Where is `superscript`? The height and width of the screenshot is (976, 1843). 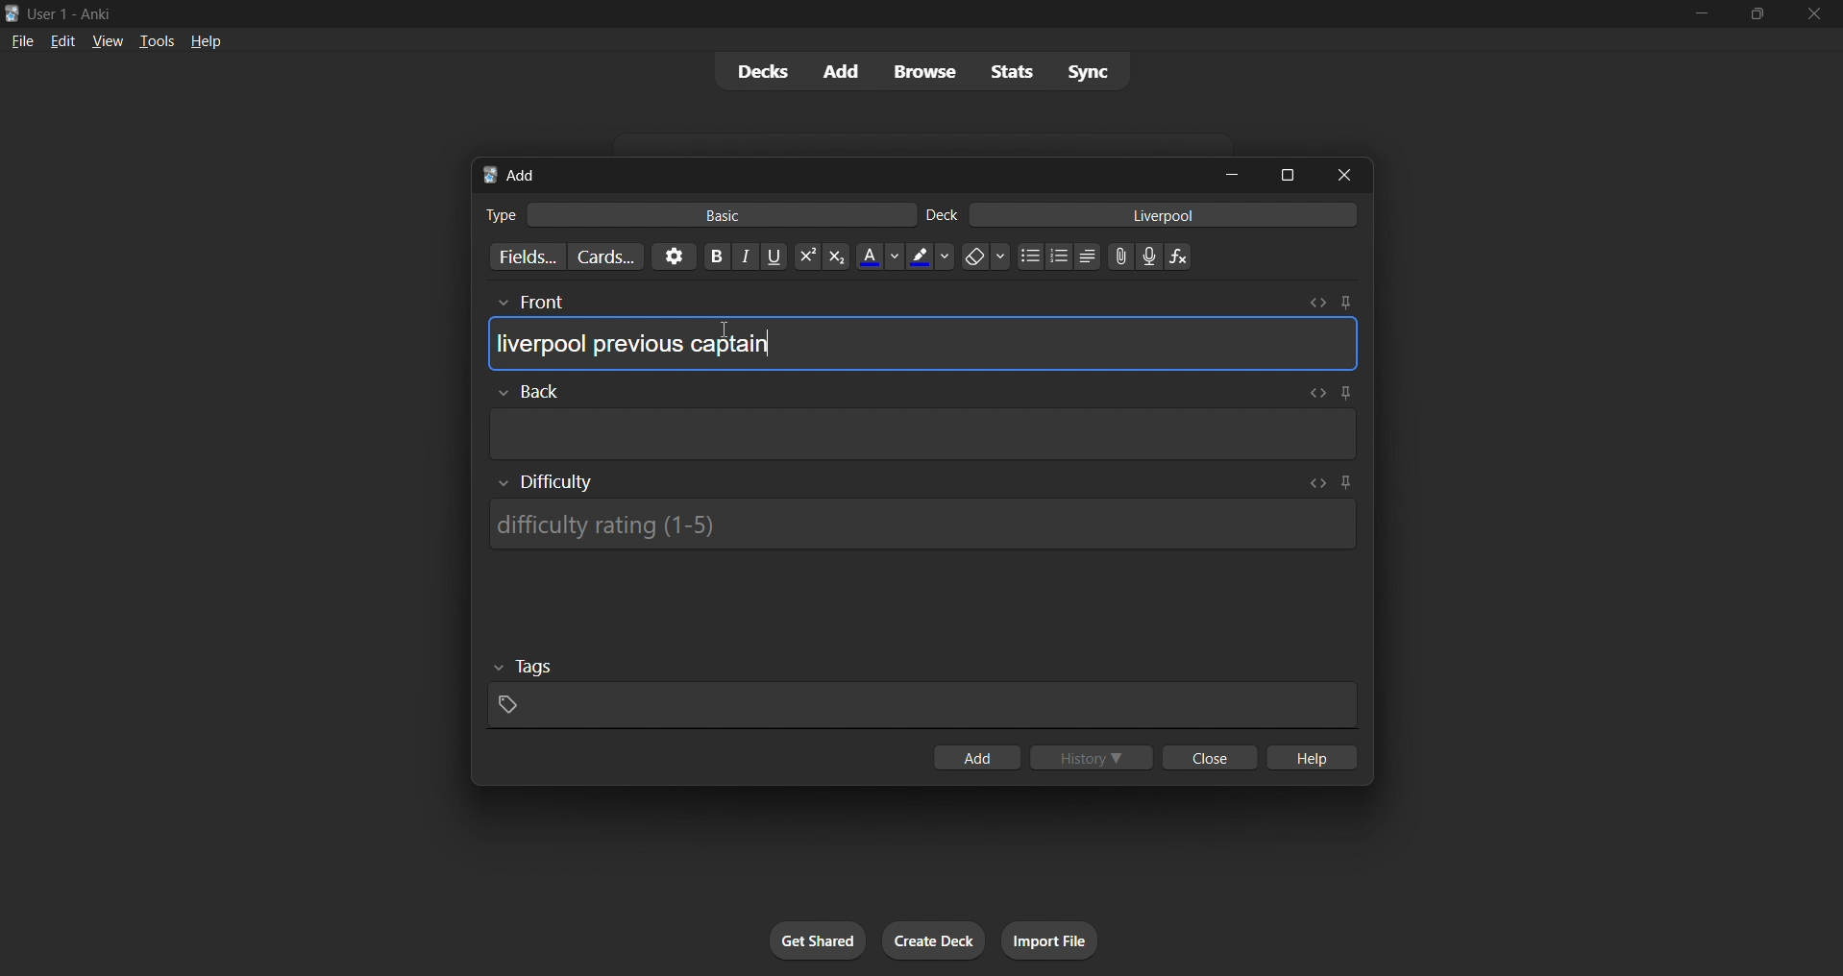
superscript is located at coordinates (805, 257).